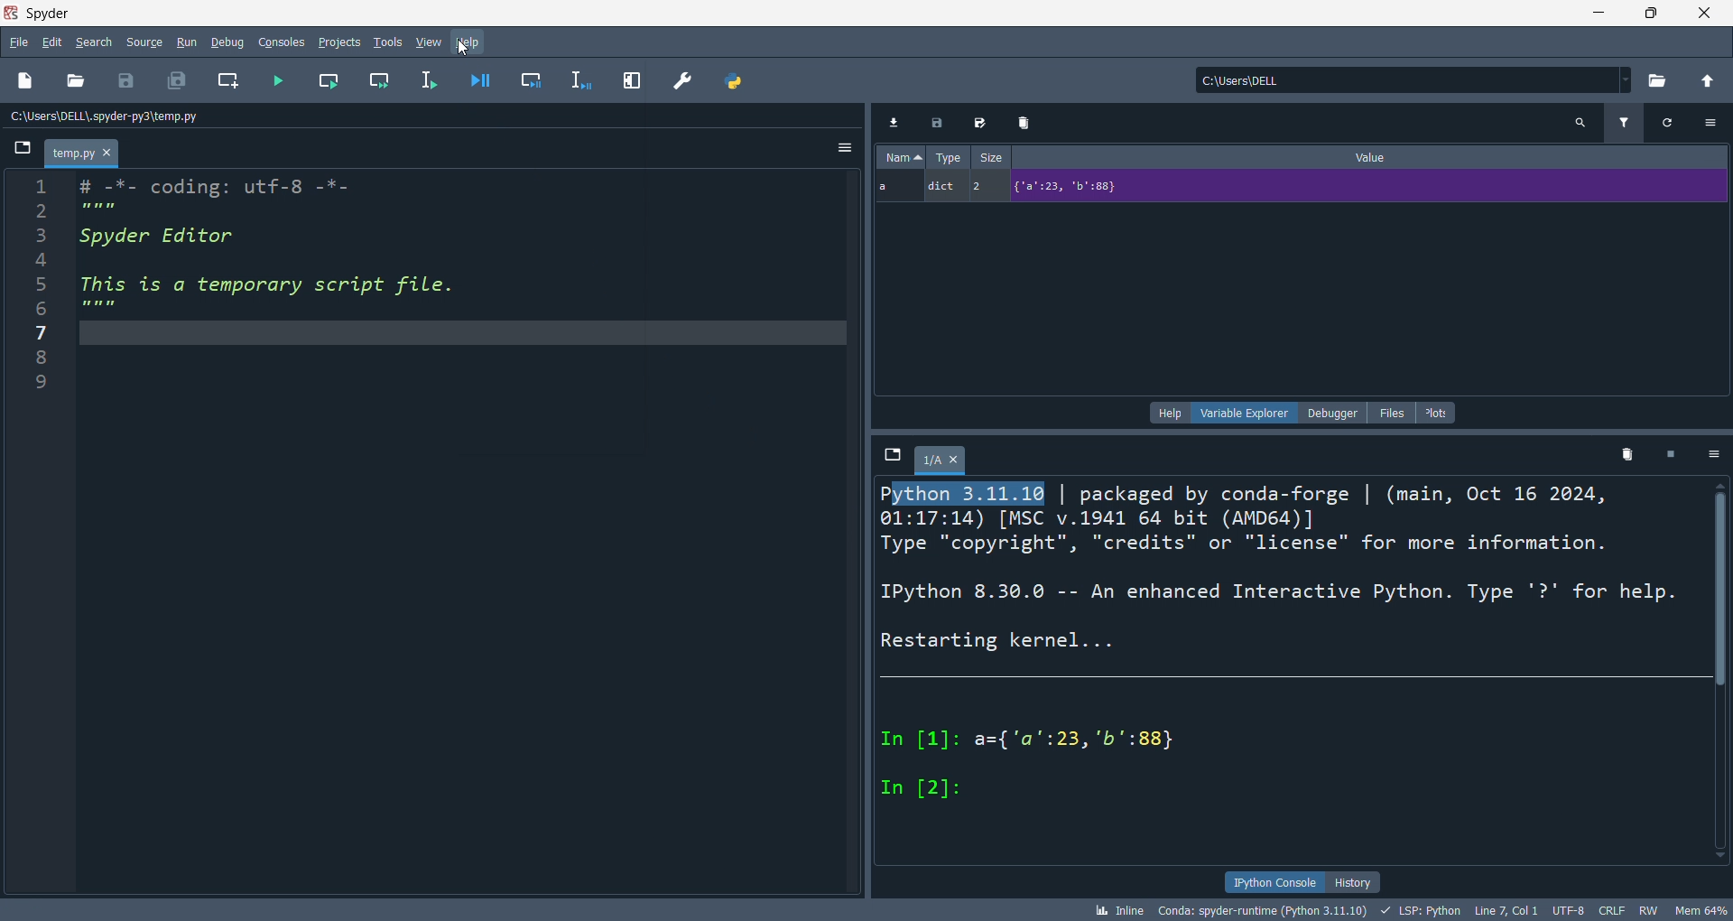 The height and width of the screenshot is (921, 1733). I want to click on debugger, so click(1335, 413).